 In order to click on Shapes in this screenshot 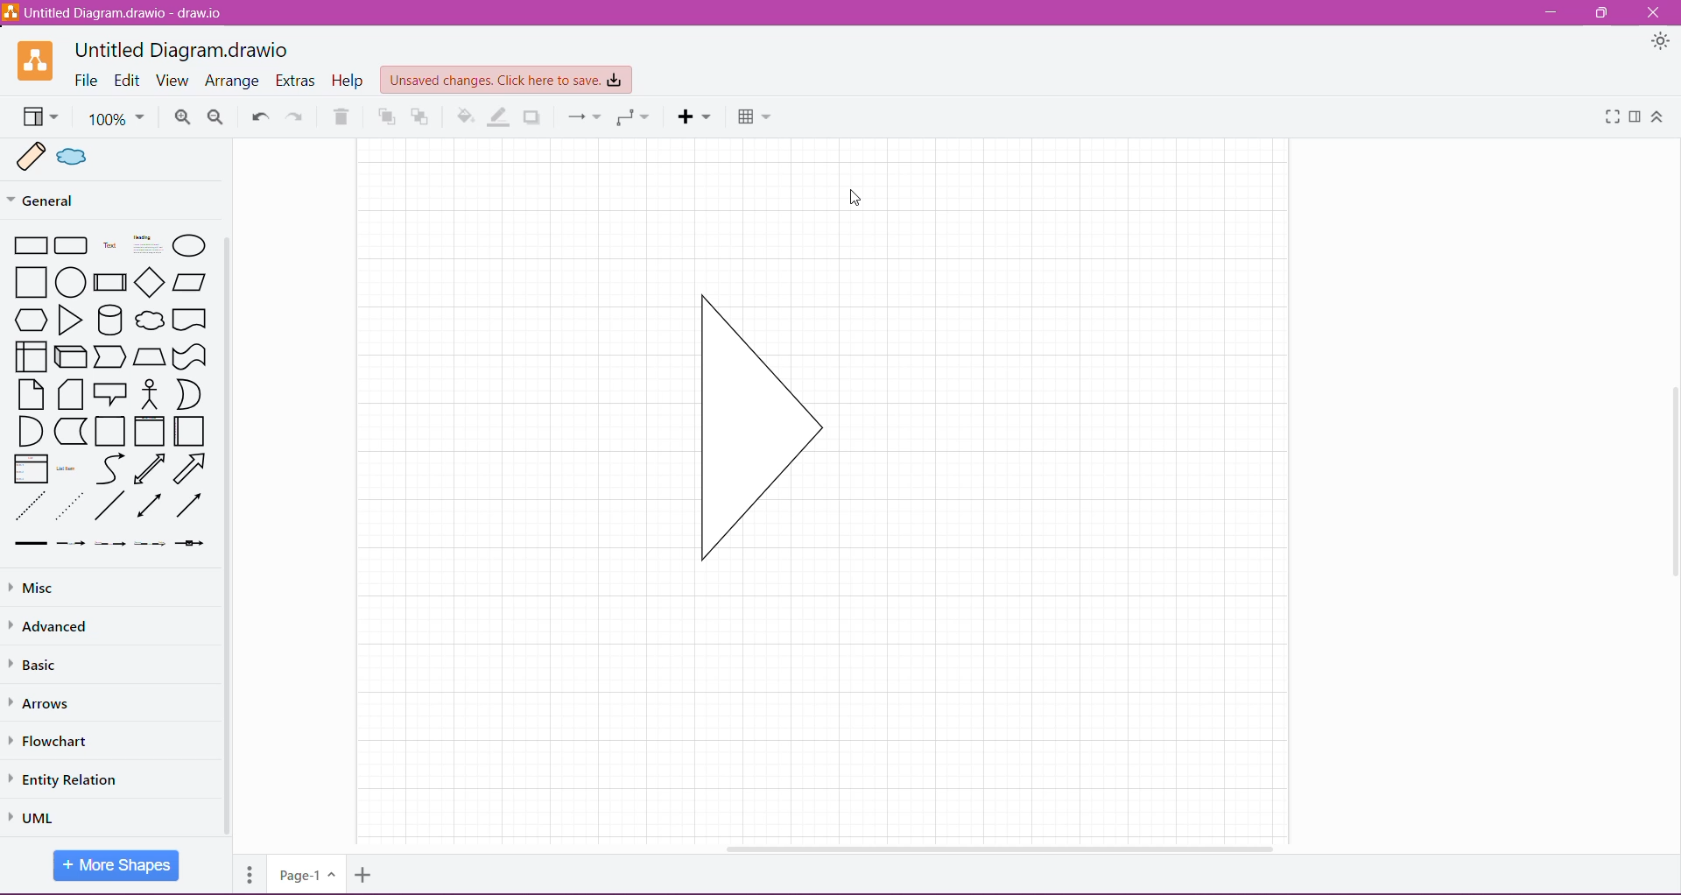, I will do `click(111, 391)`.